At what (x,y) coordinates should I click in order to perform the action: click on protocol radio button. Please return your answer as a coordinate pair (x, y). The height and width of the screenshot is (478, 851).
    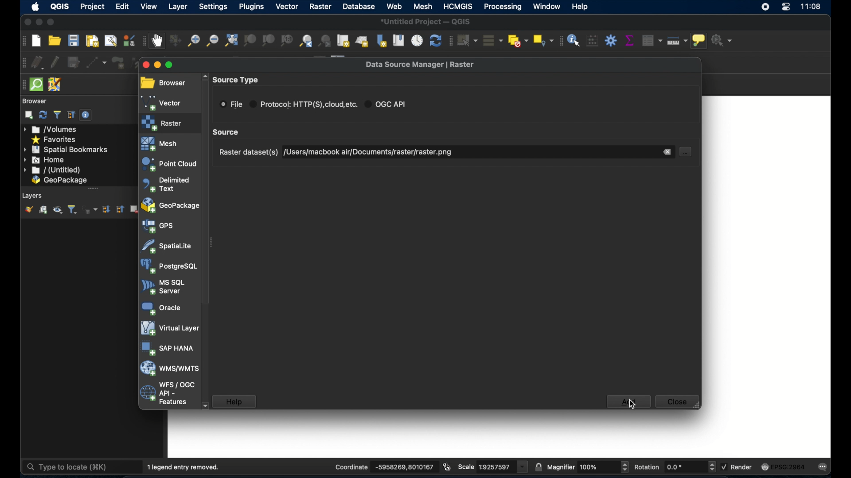
    Looking at the image, I should click on (304, 104).